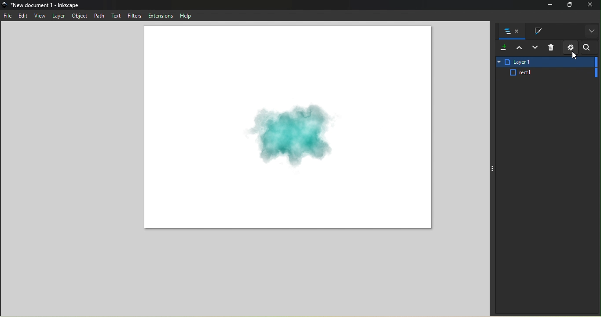 This screenshot has width=601, height=317. I want to click on Add new layer, so click(502, 48).